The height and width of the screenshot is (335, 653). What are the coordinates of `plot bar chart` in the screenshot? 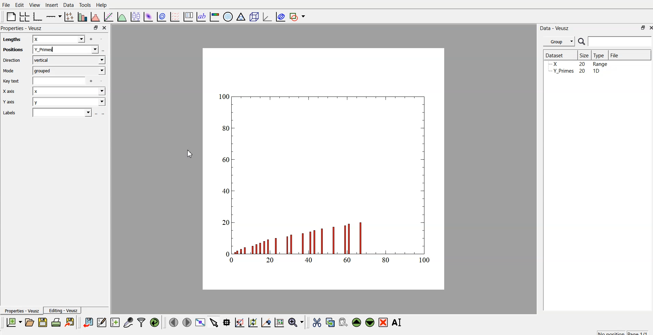 It's located at (82, 17).